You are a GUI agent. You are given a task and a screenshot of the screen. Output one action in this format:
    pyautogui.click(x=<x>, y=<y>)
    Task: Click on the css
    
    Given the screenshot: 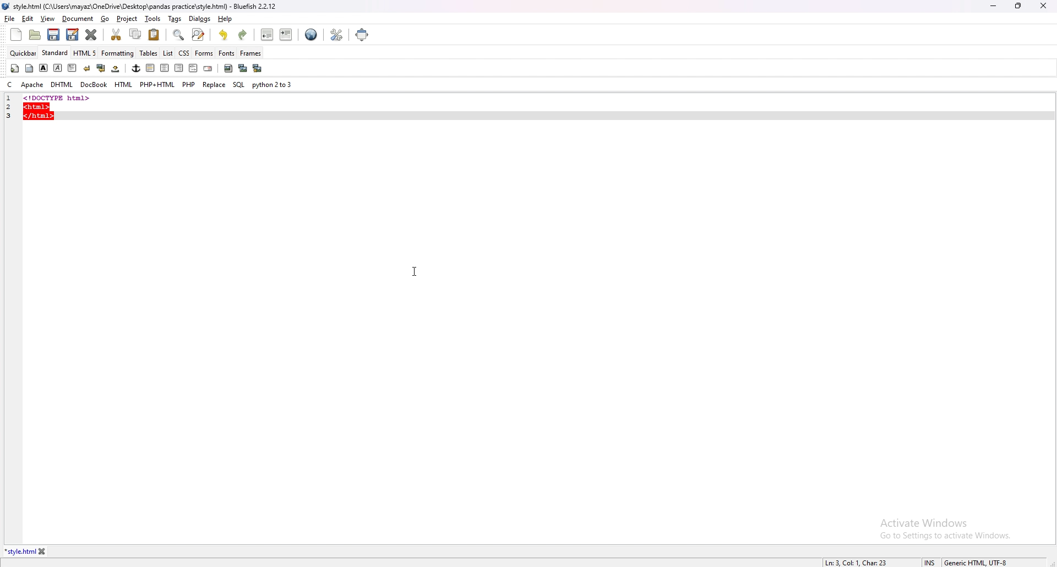 What is the action you would take?
    pyautogui.click(x=184, y=52)
    